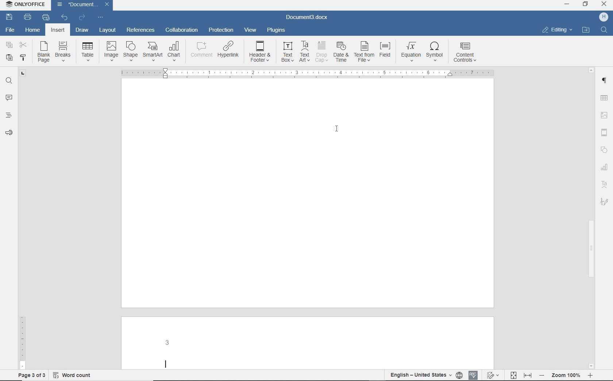  What do you see at coordinates (322, 52) in the screenshot?
I see `DROP CAP` at bounding box center [322, 52].